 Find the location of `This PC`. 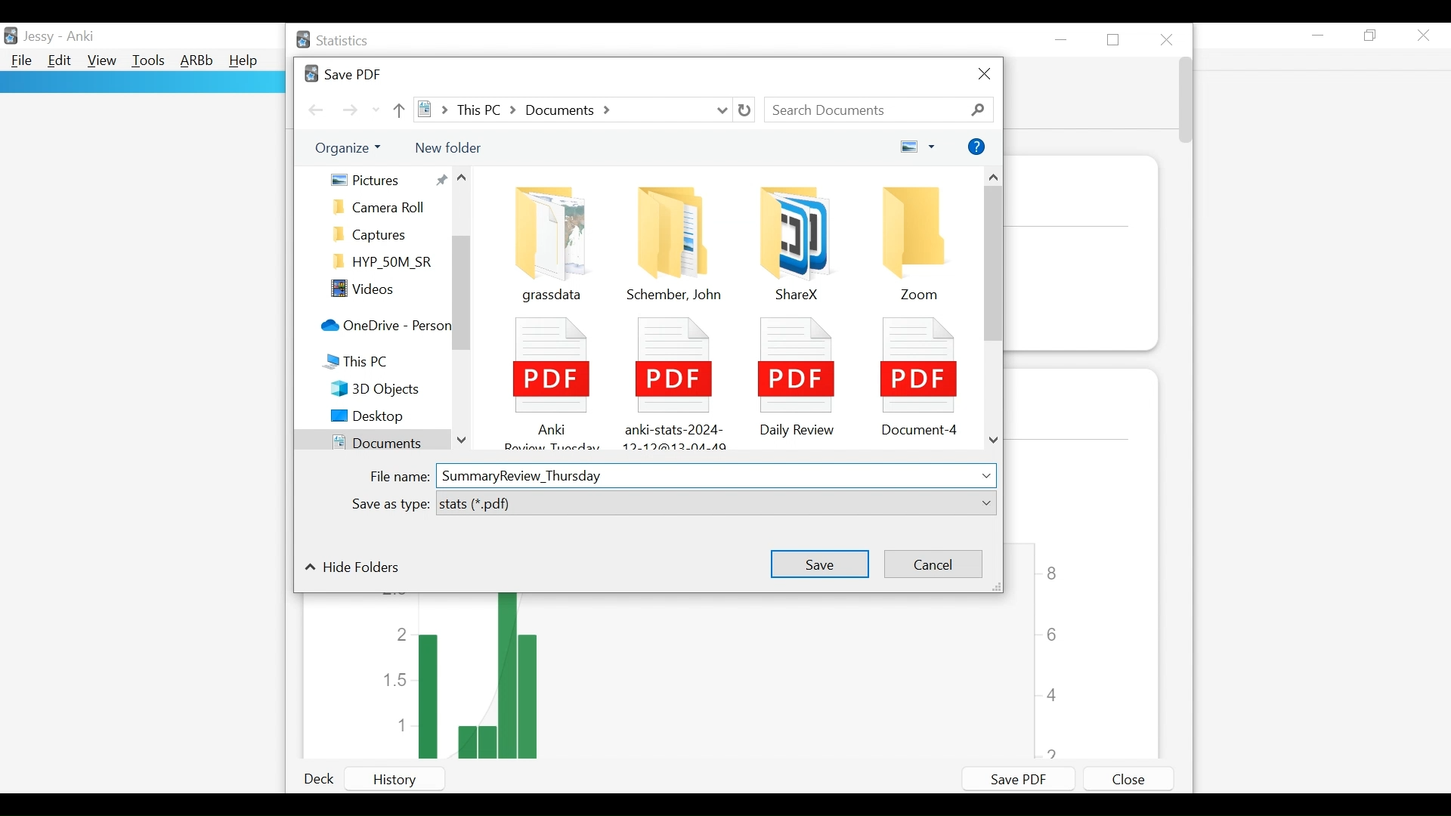

This PC is located at coordinates (373, 363).